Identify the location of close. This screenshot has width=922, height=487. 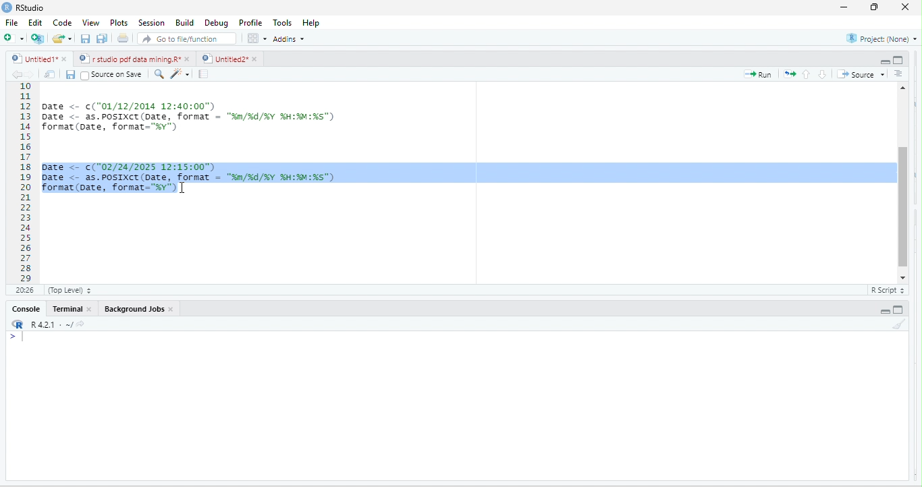
(190, 59).